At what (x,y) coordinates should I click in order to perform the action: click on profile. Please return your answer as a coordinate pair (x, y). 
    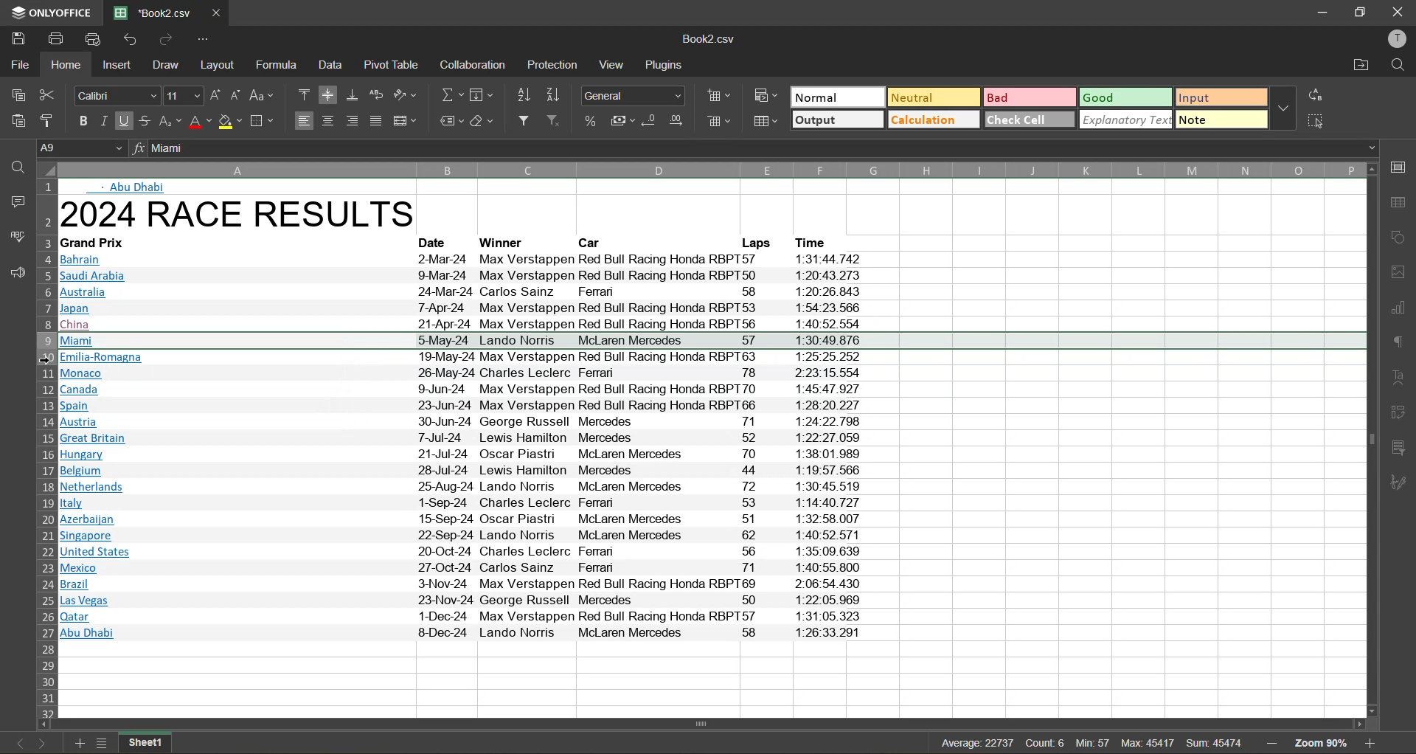
    Looking at the image, I should click on (1398, 39).